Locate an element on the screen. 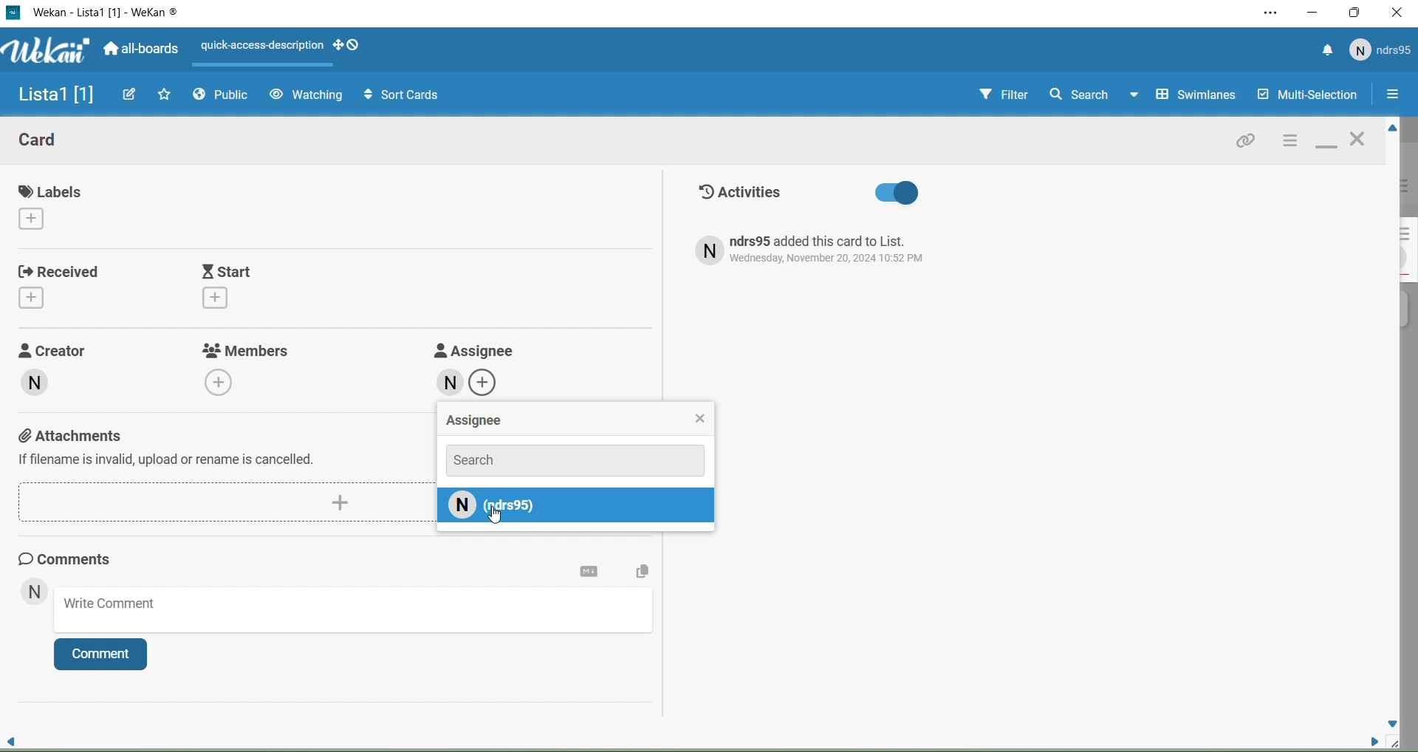 This screenshot has height=752, width=1418. Wekan logo is located at coordinates (44, 52).